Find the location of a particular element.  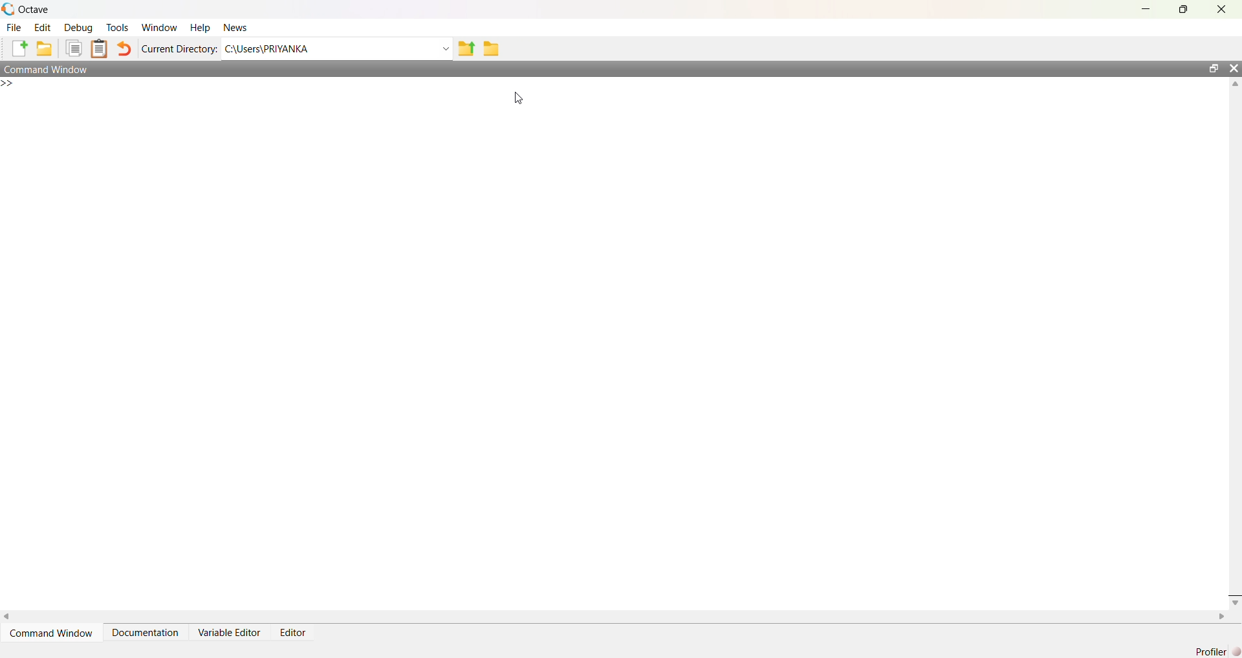

Files is located at coordinates (75, 49).